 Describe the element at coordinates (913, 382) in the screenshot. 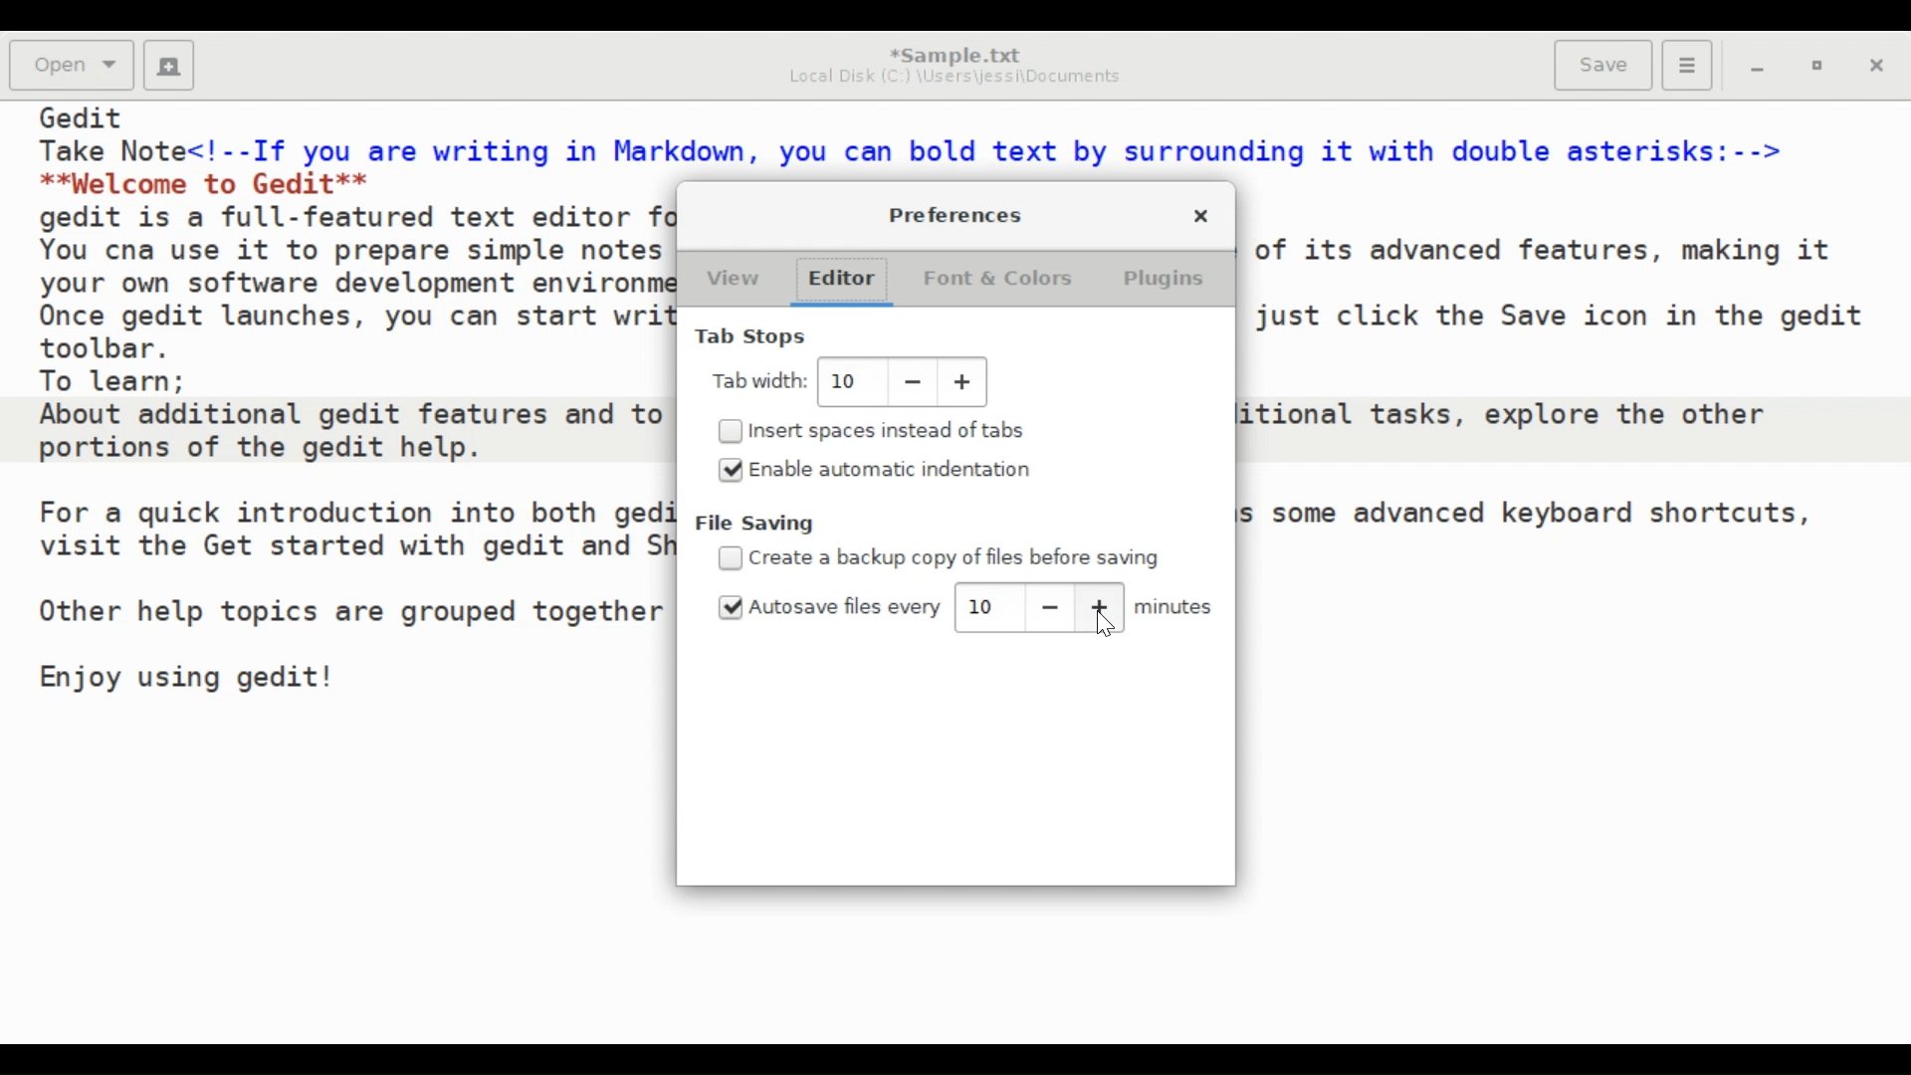

I see `decrease` at that location.